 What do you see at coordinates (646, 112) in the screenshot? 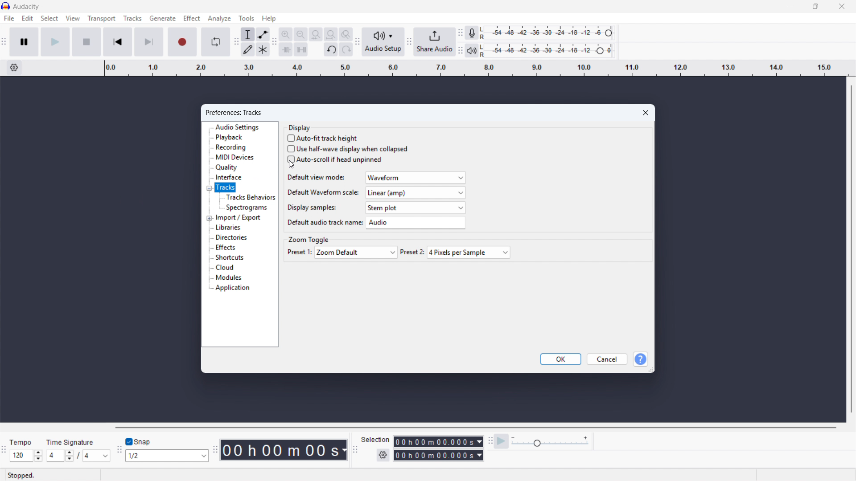
I see `close` at bounding box center [646, 112].